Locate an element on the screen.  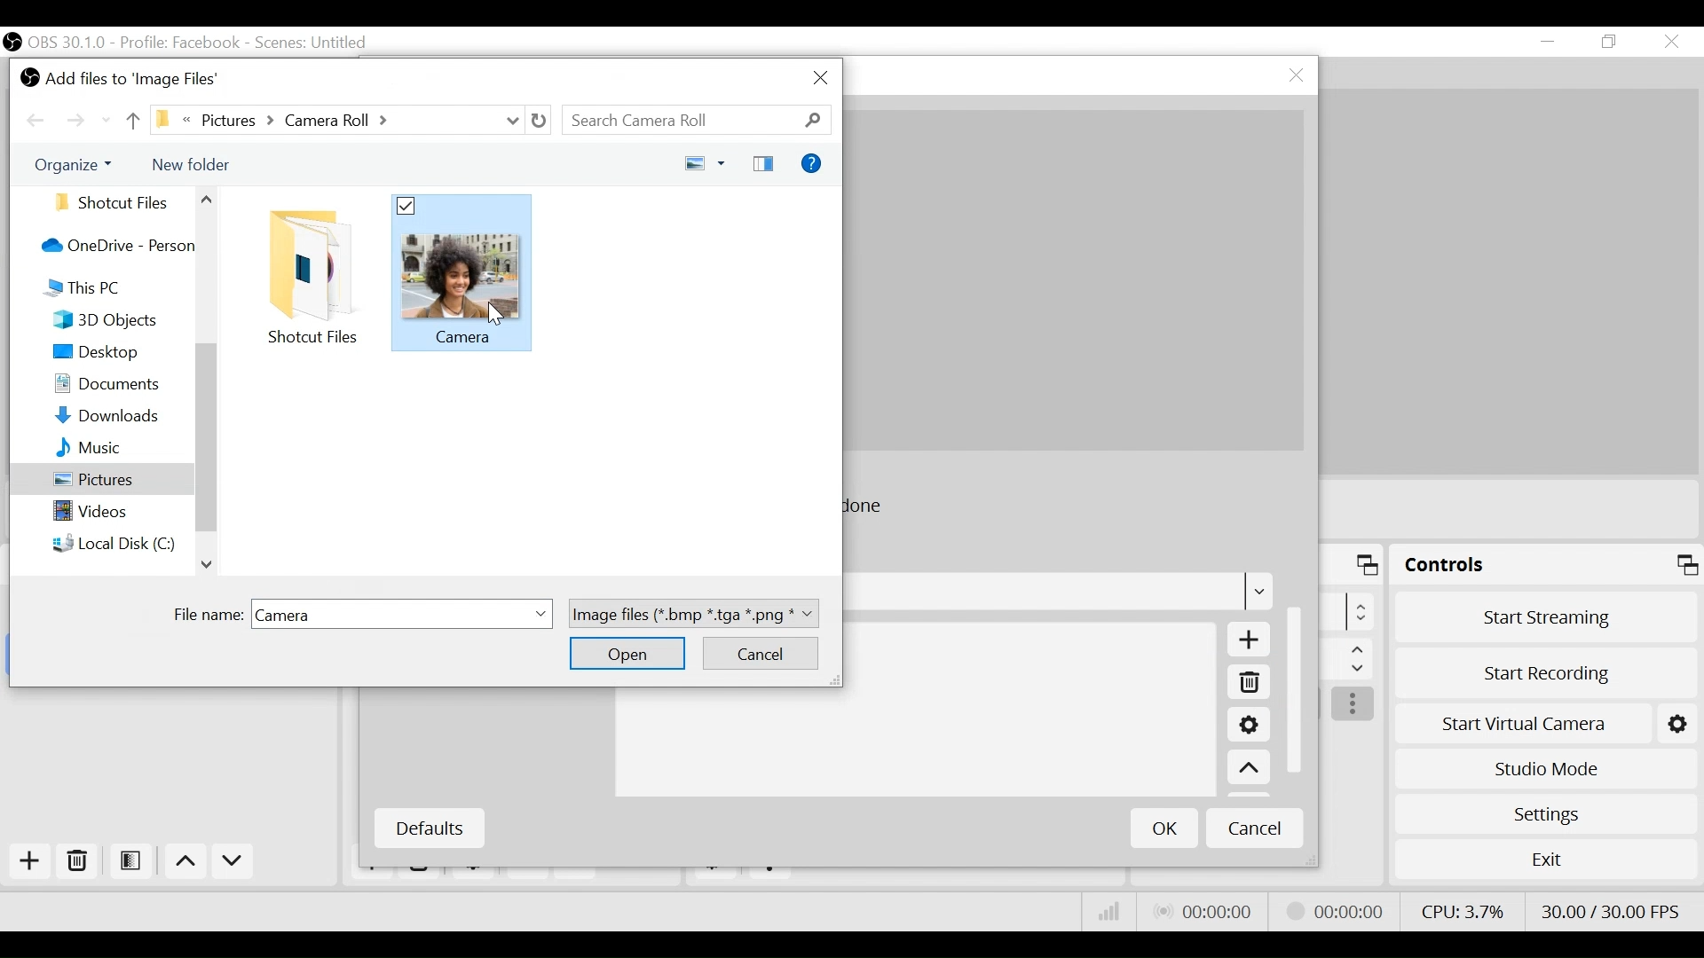
Start Recording is located at coordinates (1548, 668).